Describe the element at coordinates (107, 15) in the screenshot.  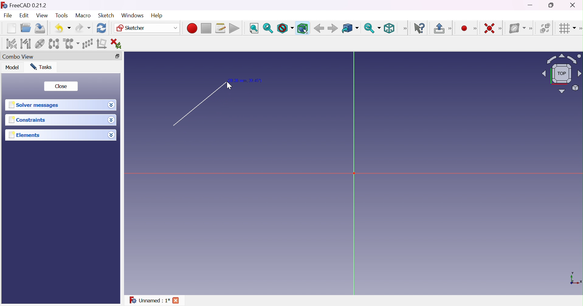
I see `Sketch` at that location.